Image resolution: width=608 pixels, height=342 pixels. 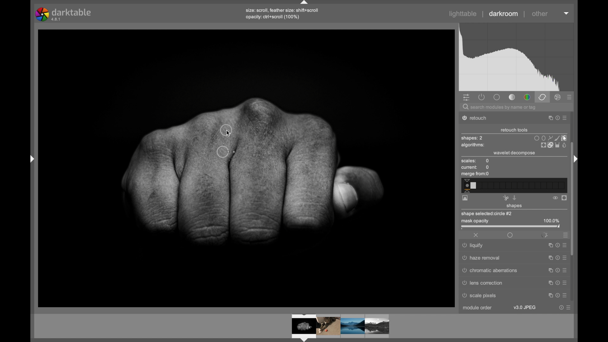 I want to click on size: scroll, feather size: shift+scroll opacity: ctrl+scroll (100%), so click(x=284, y=14).